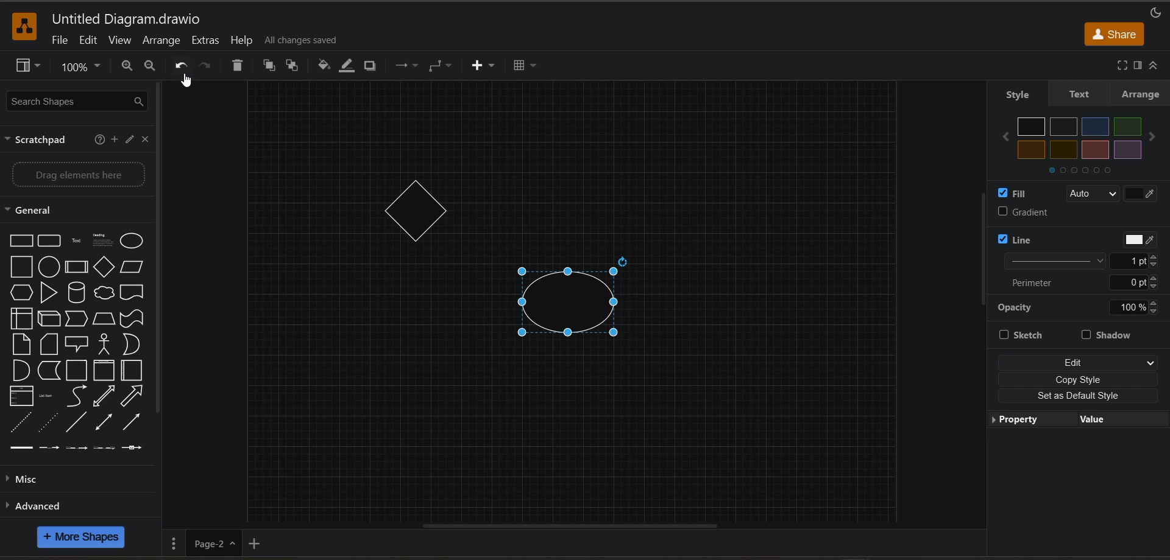 Image resolution: width=1170 pixels, height=560 pixels. Describe the element at coordinates (48, 293) in the screenshot. I see `Triangle` at that location.